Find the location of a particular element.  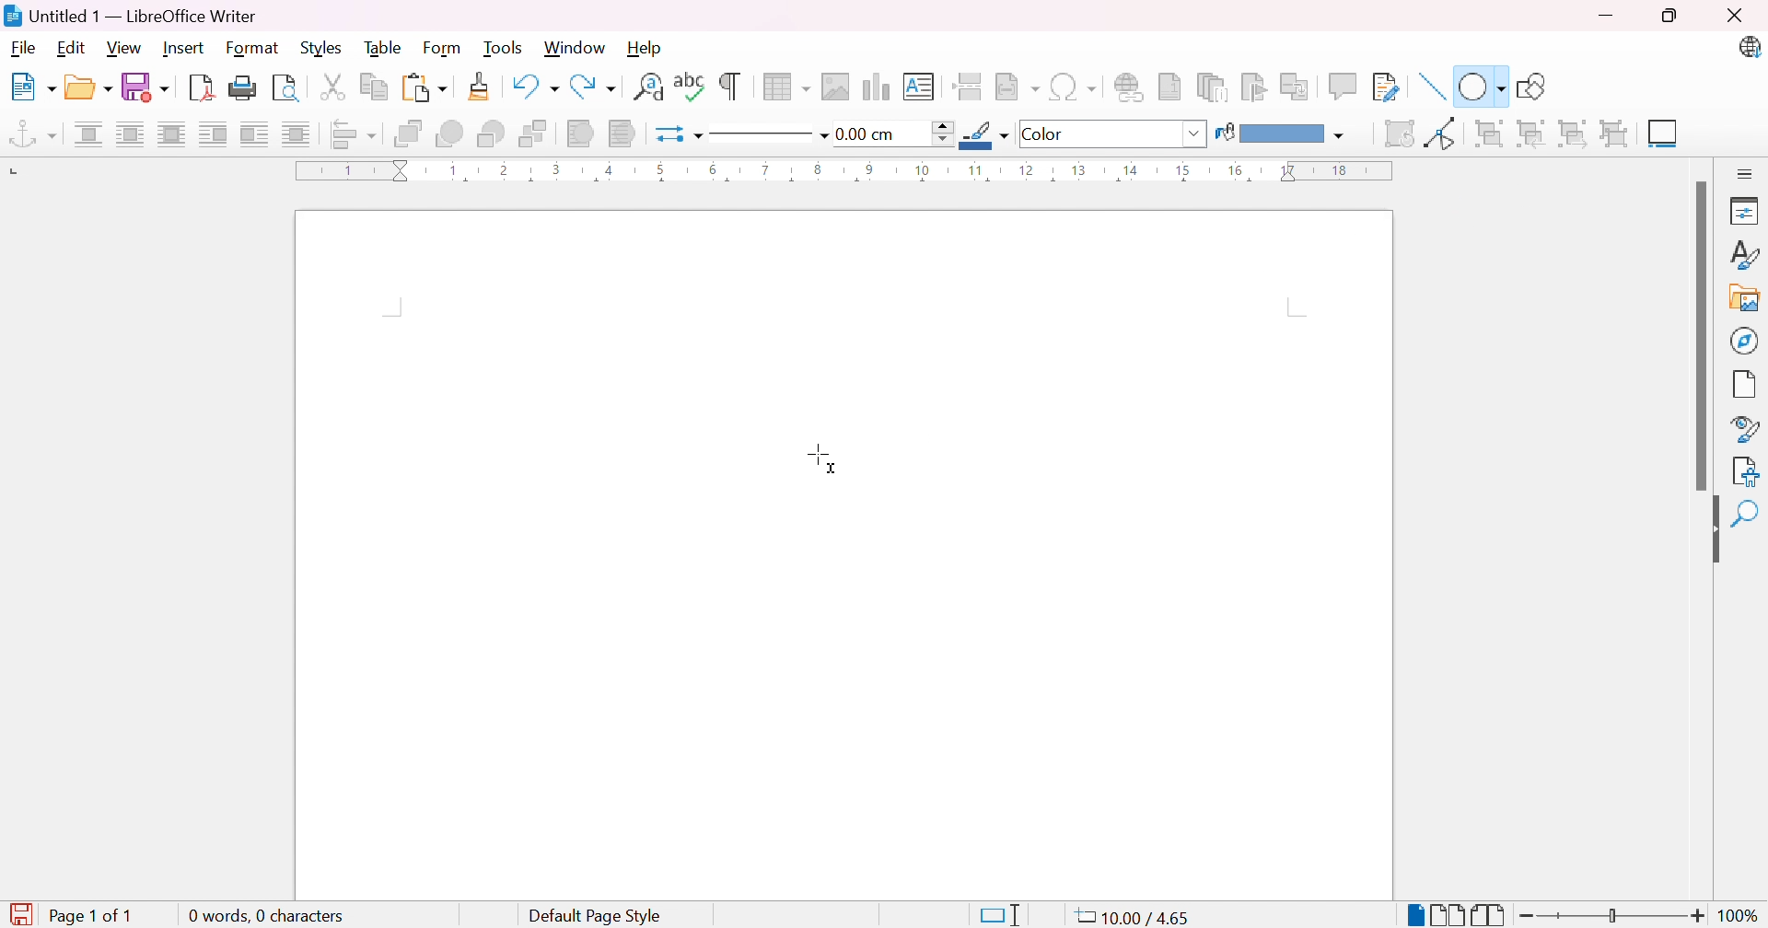

Gallery is located at coordinates (1745, 299).